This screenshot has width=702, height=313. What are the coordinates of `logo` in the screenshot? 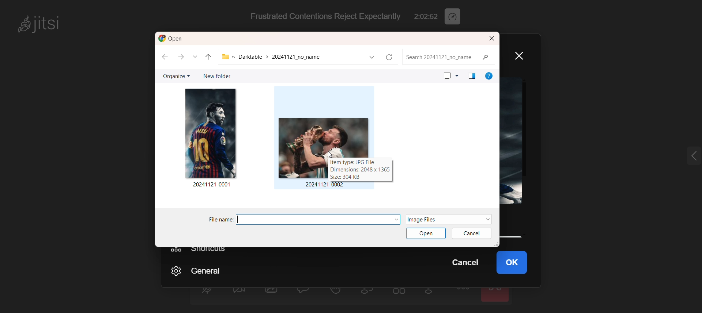 It's located at (173, 39).